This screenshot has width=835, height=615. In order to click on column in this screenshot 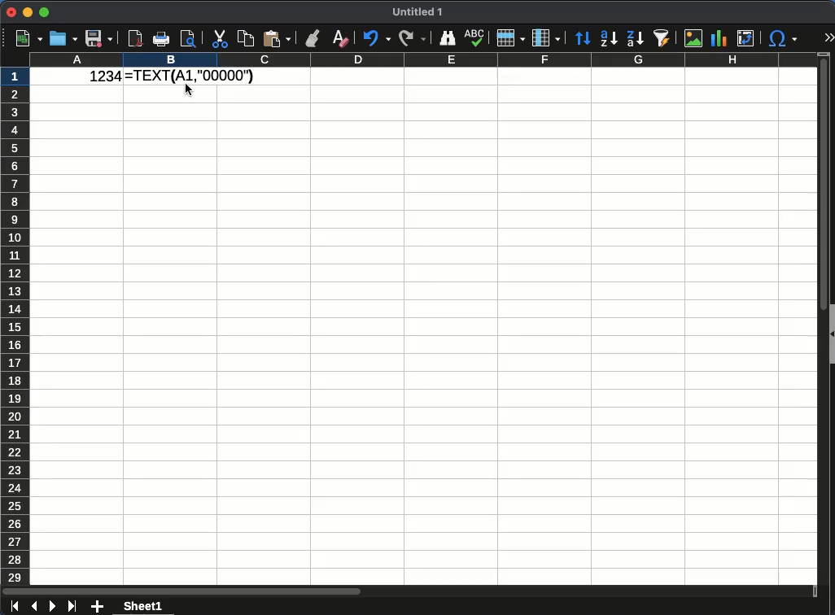, I will do `click(544, 38)`.